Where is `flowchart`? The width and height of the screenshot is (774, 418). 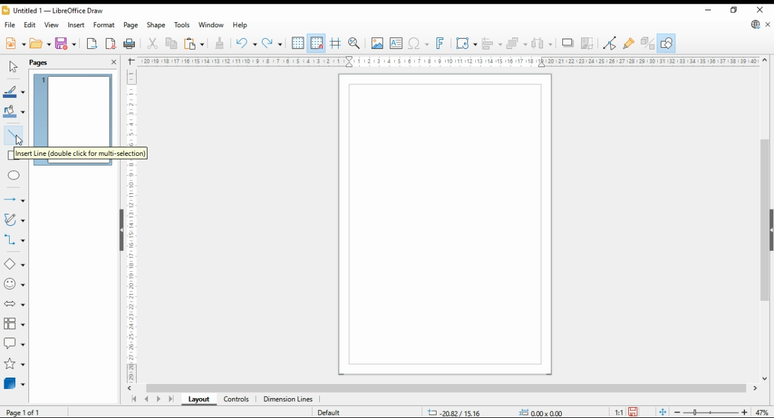
flowchart is located at coordinates (15, 324).